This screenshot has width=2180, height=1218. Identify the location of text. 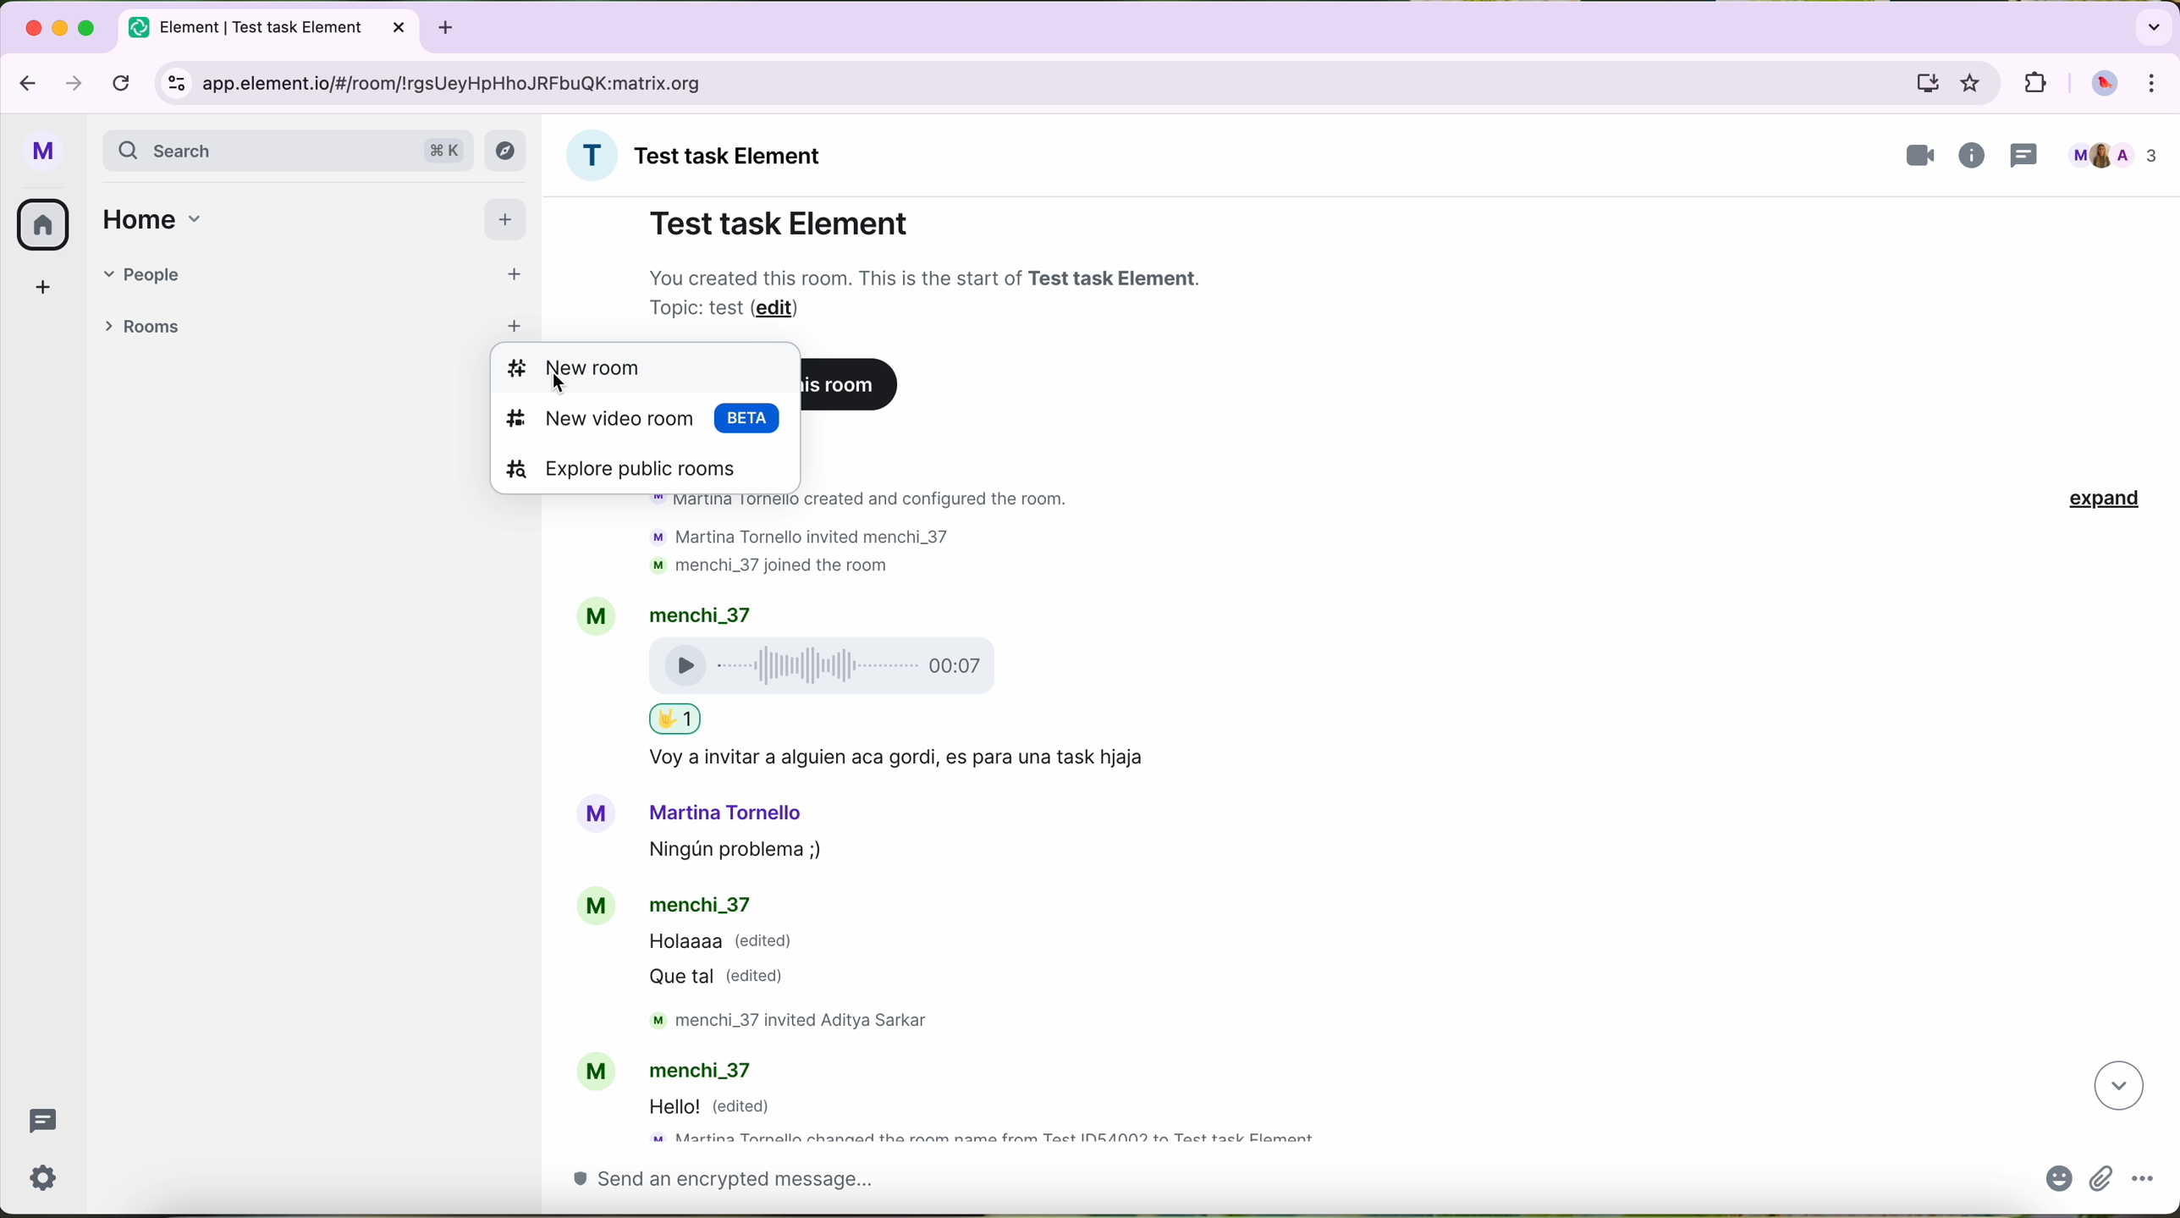
(676, 718).